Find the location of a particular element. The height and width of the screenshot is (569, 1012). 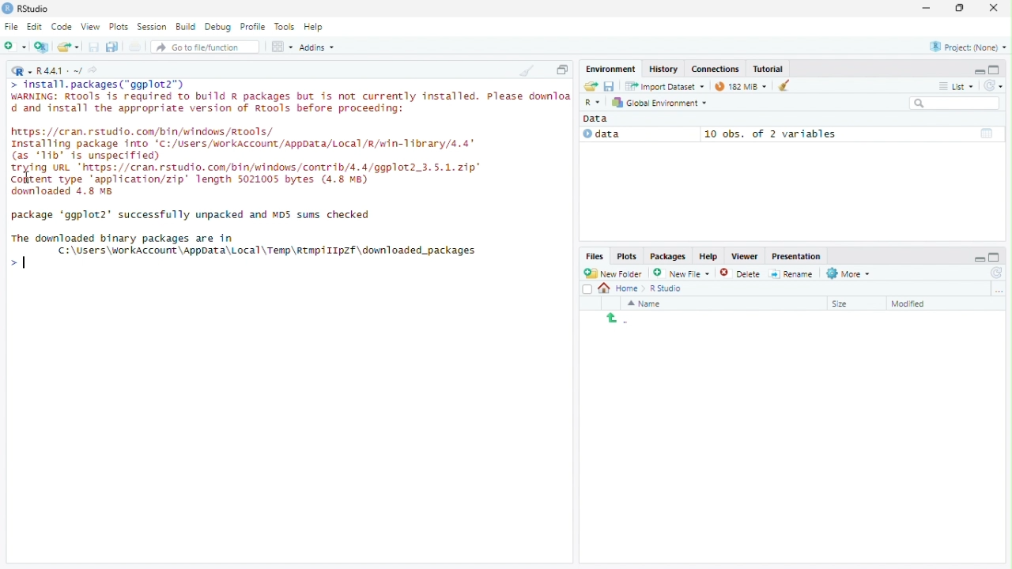

Data is located at coordinates (637, 134).